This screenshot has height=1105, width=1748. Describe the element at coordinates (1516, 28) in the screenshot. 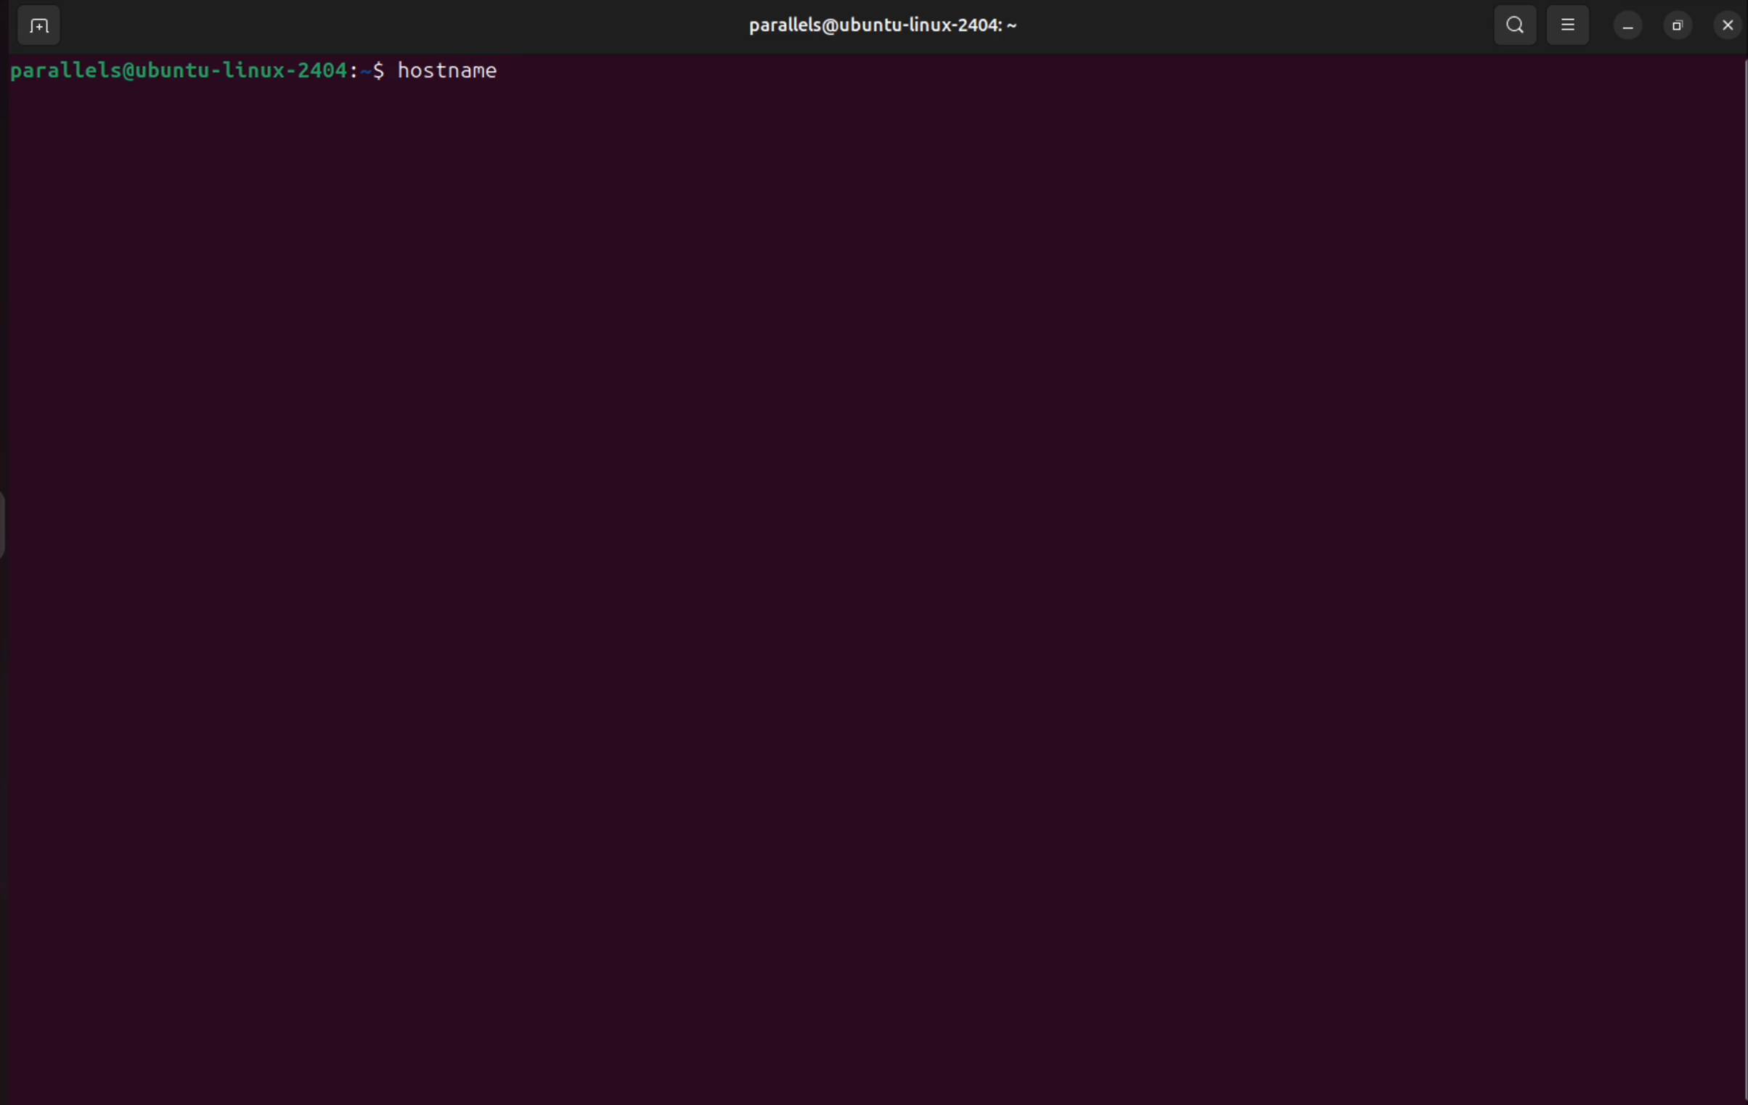

I see `search` at that location.